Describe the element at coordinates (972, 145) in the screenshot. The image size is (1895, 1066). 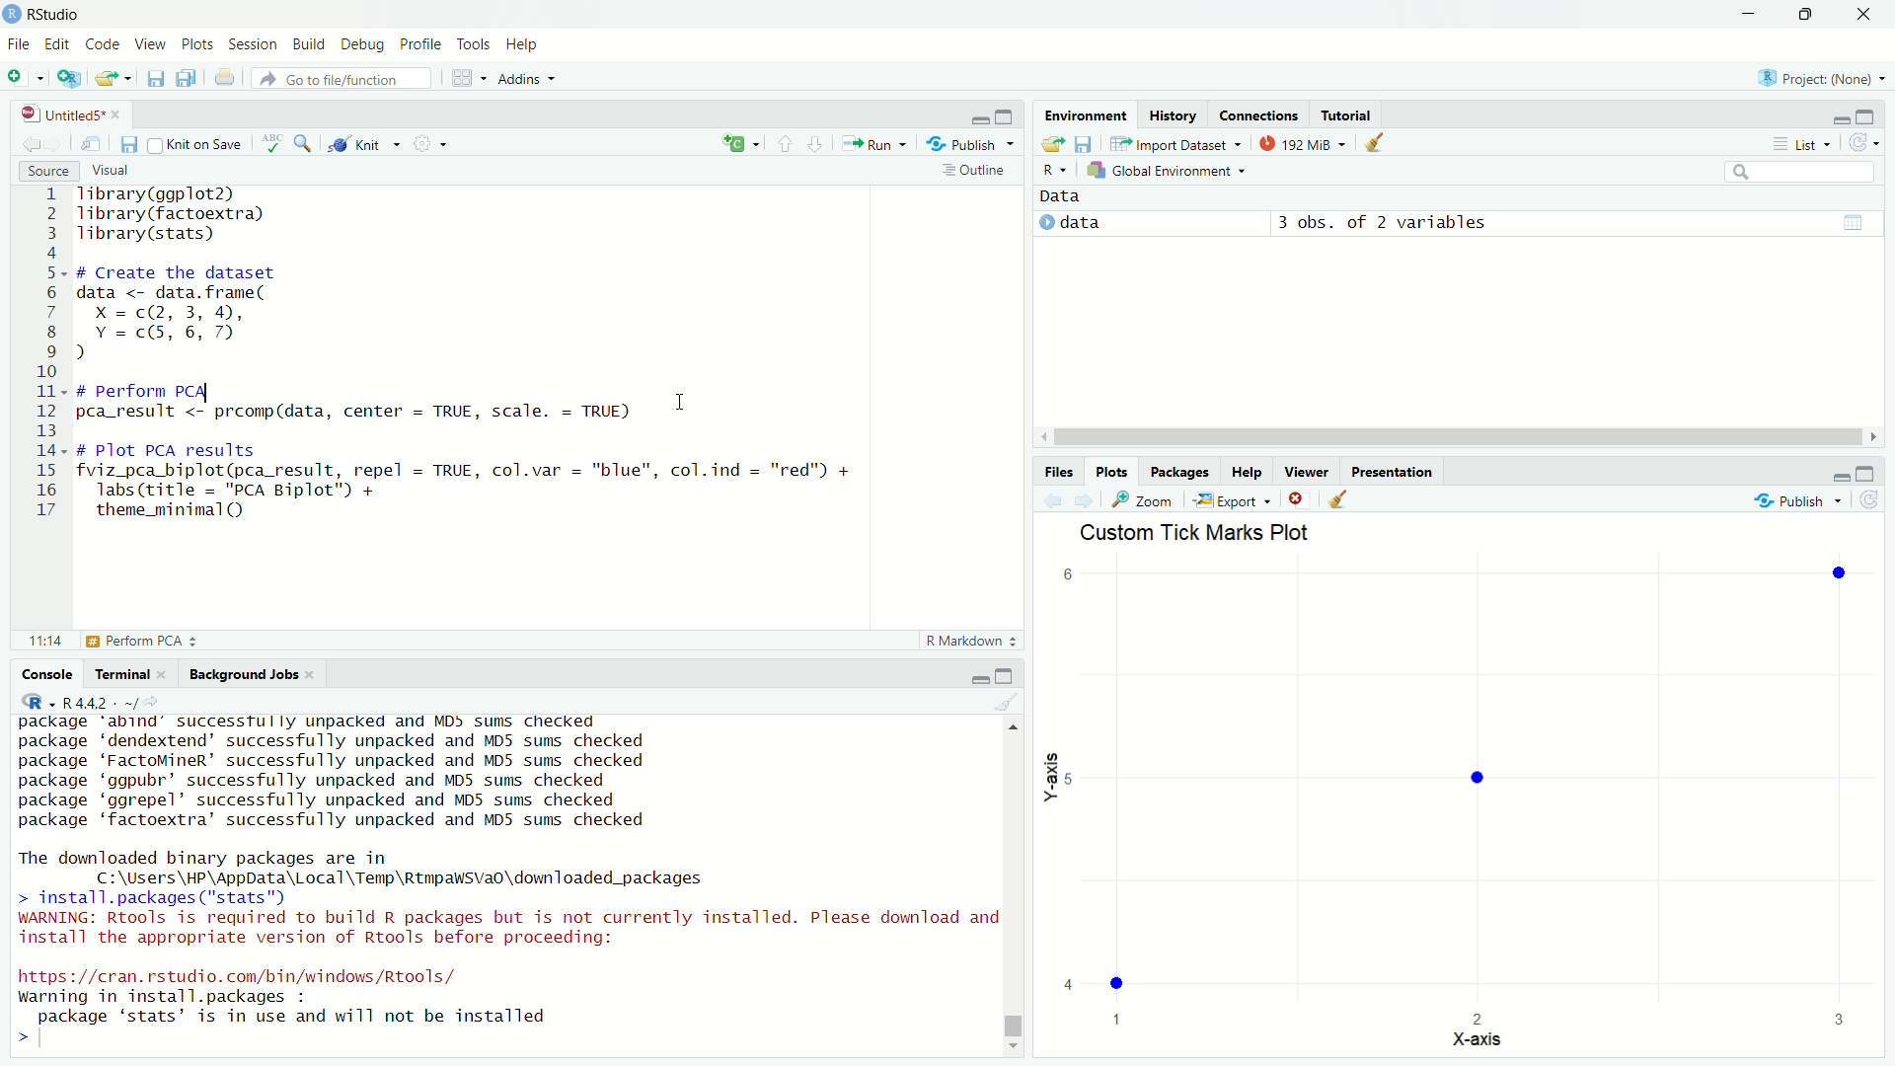
I see `publish` at that location.